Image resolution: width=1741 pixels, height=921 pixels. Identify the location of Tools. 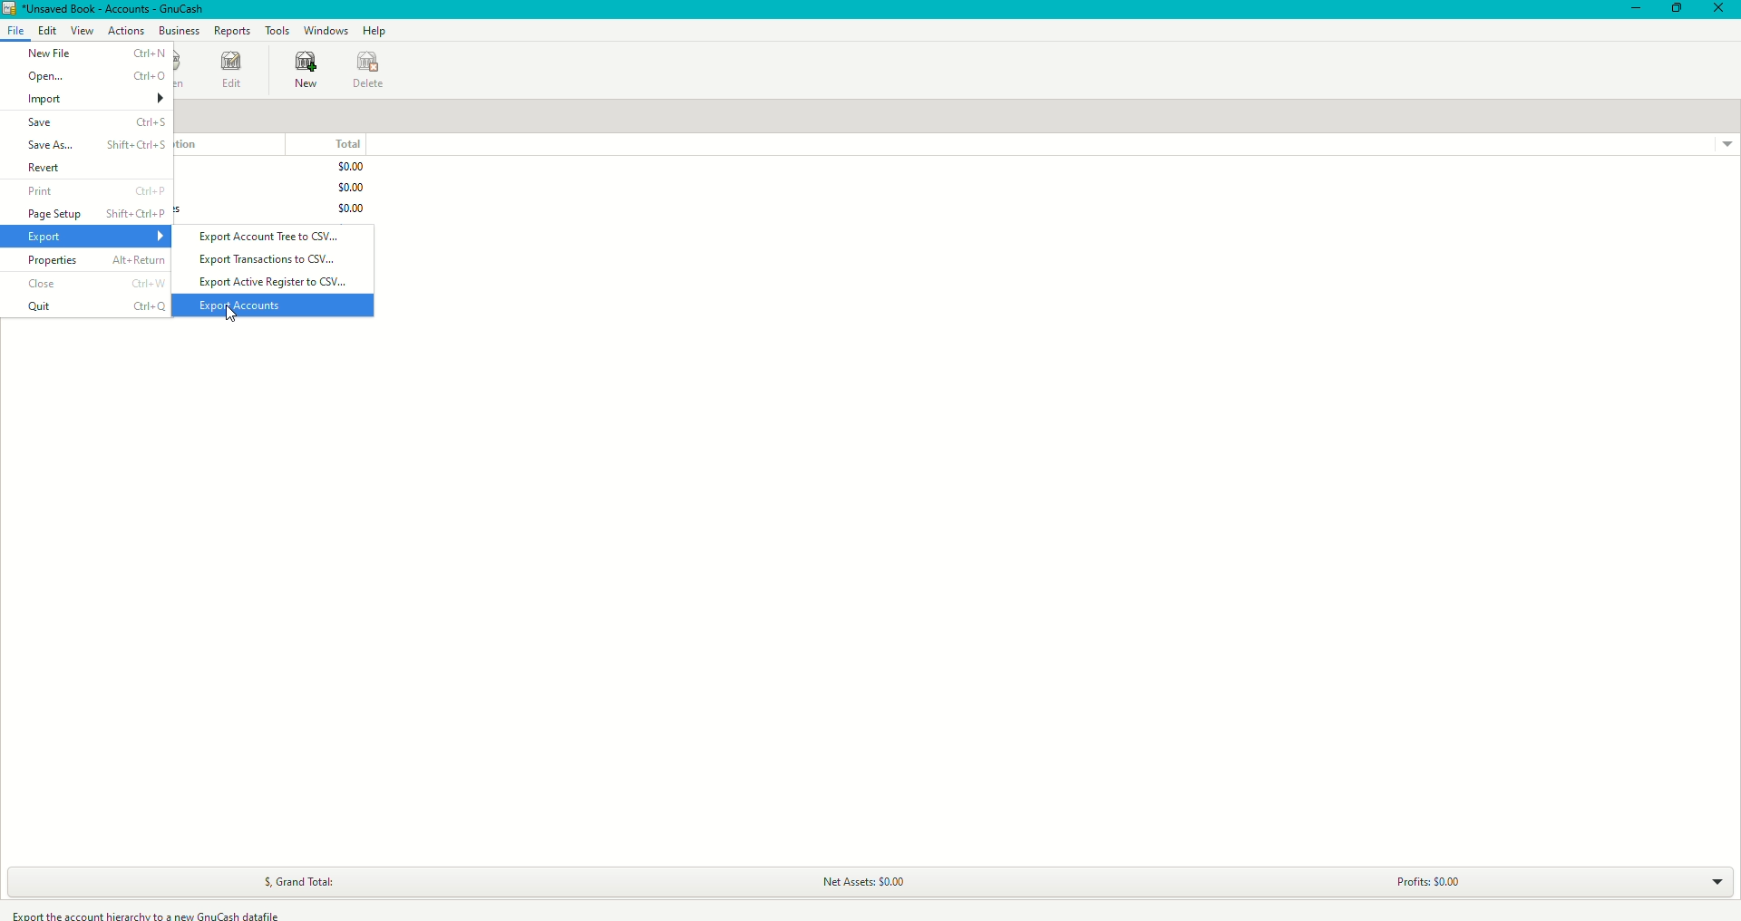
(276, 31).